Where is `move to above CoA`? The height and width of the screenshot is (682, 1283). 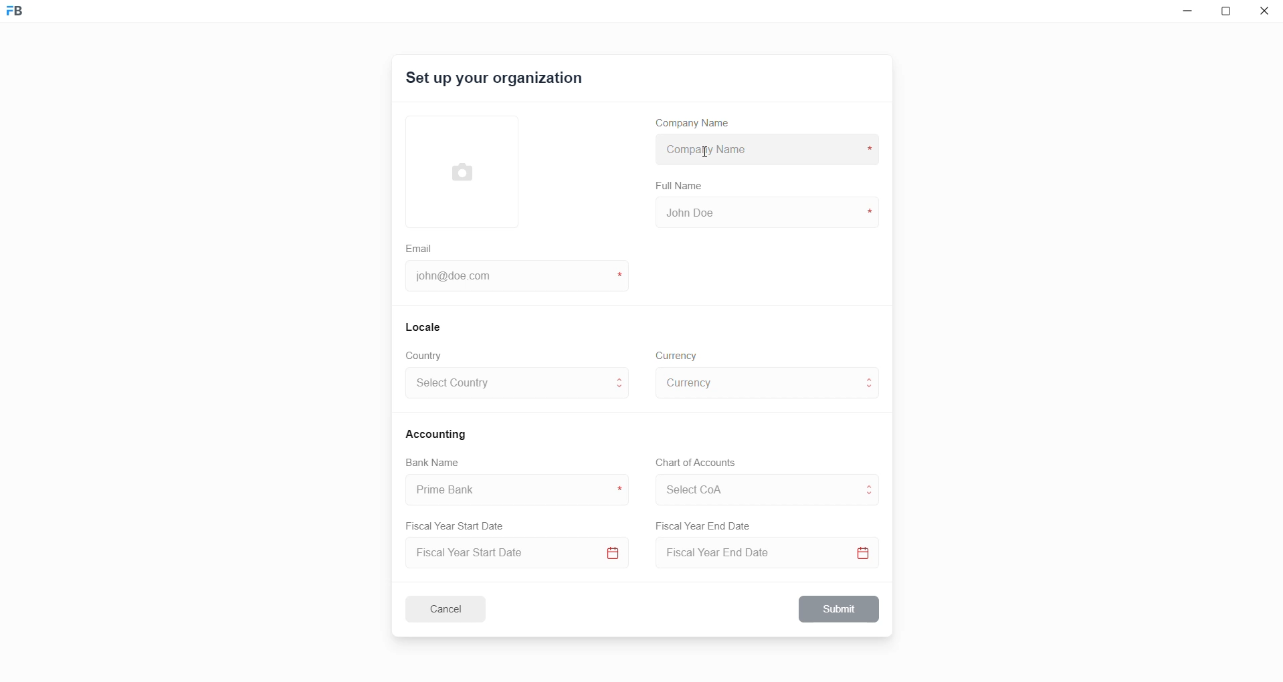 move to above CoA is located at coordinates (872, 484).